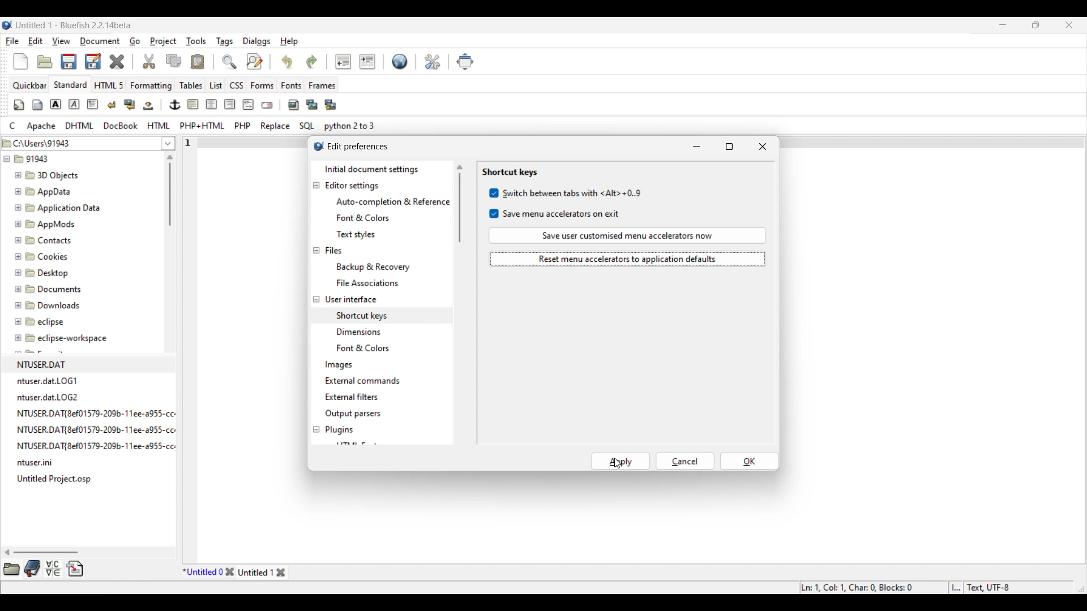 This screenshot has width=1087, height=611. What do you see at coordinates (763, 147) in the screenshot?
I see `Close` at bounding box center [763, 147].